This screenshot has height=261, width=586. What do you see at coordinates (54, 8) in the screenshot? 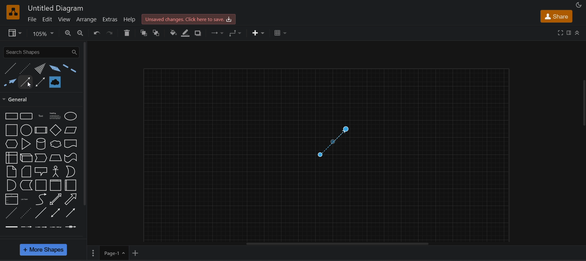
I see `Untitled diagram - title` at bounding box center [54, 8].